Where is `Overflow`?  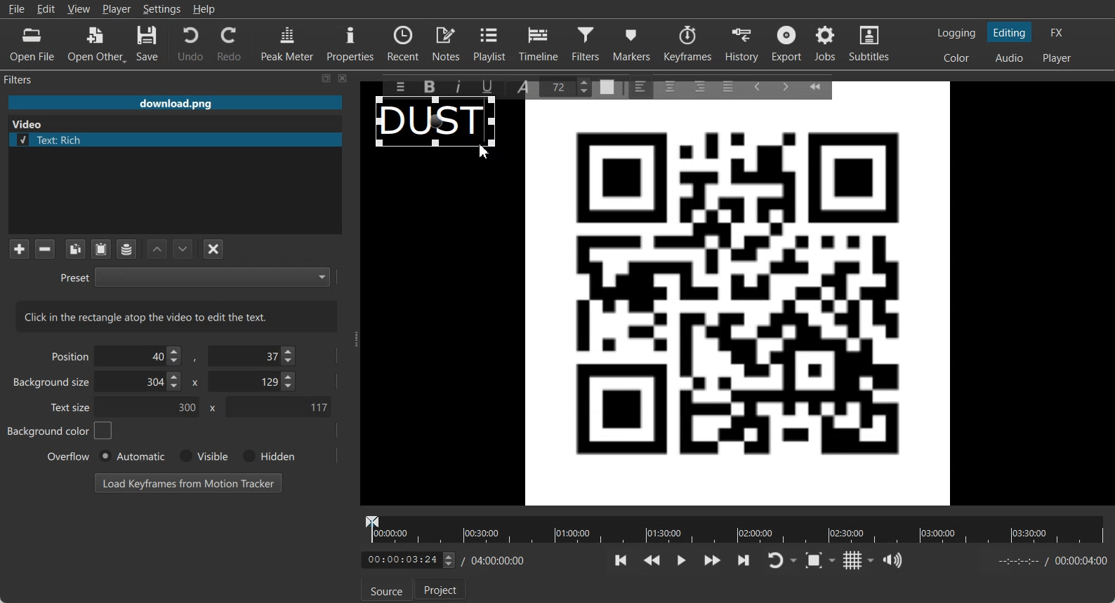 Overflow is located at coordinates (69, 456).